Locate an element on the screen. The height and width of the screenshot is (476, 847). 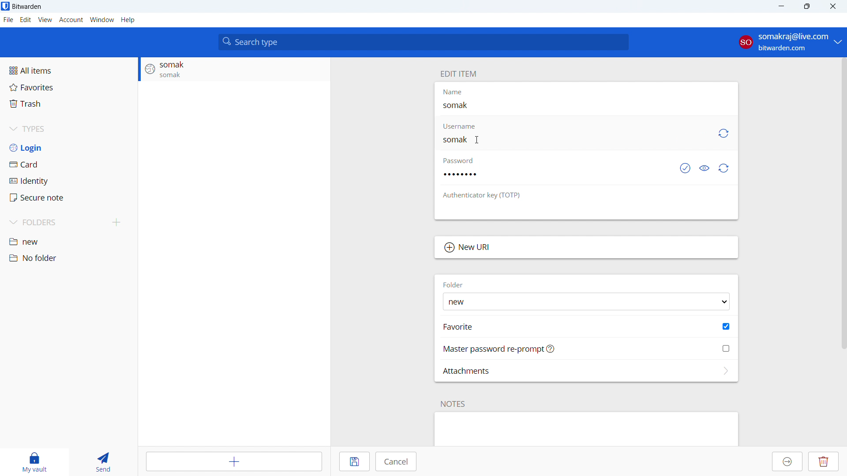
search type is located at coordinates (423, 42).